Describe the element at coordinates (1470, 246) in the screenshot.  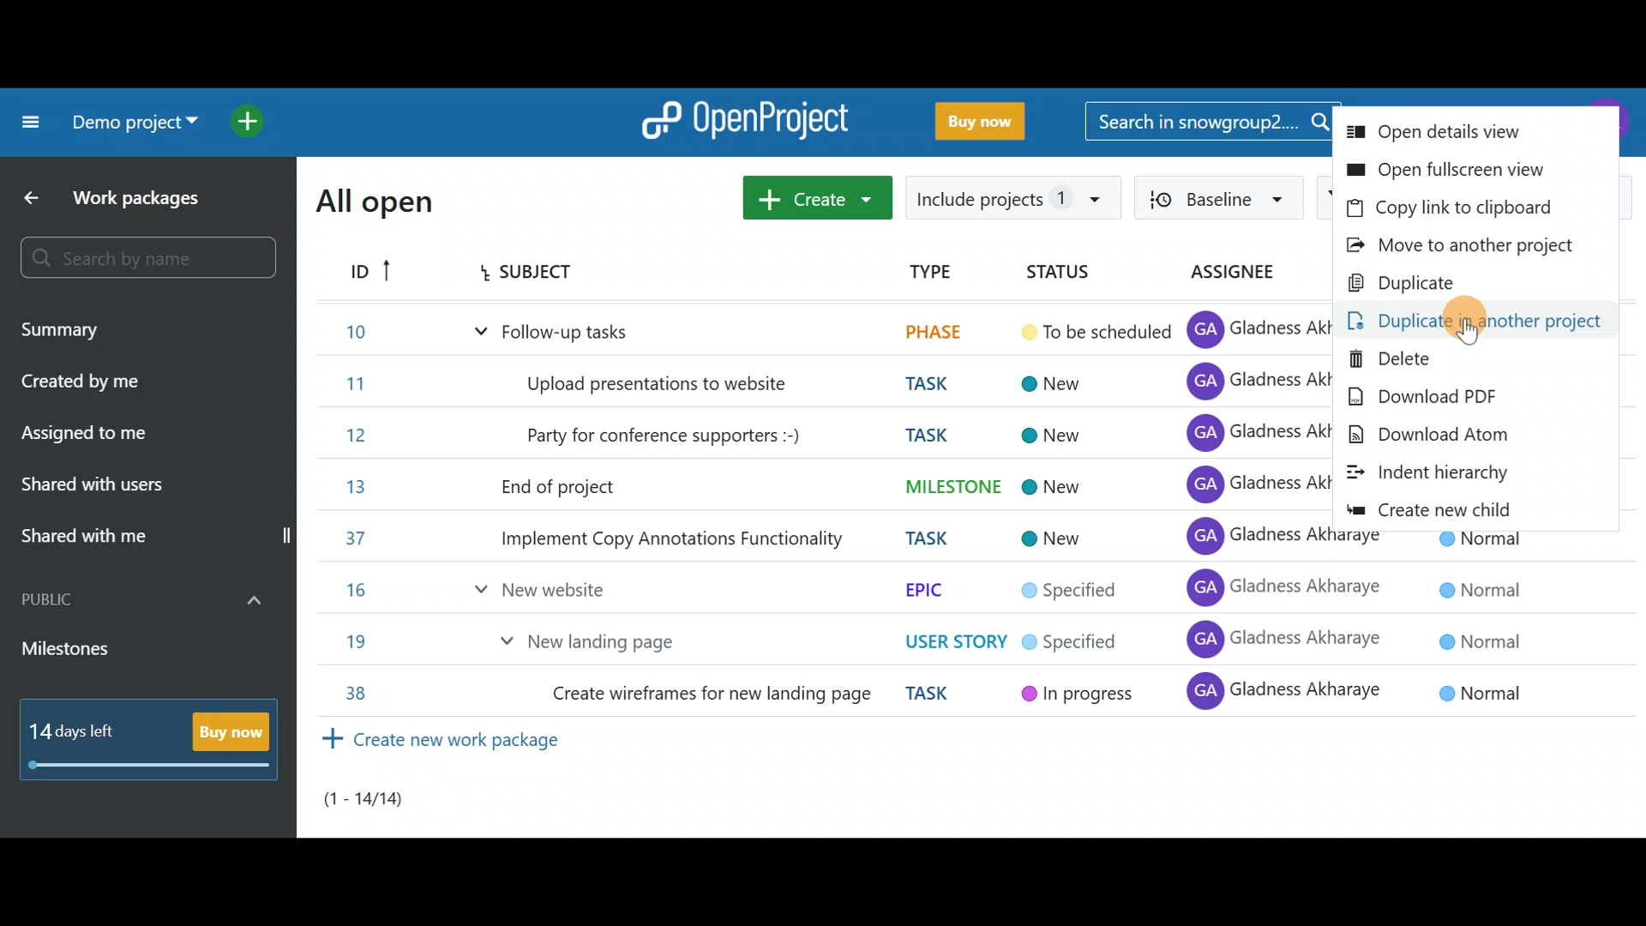
I see `Move to another project` at that location.